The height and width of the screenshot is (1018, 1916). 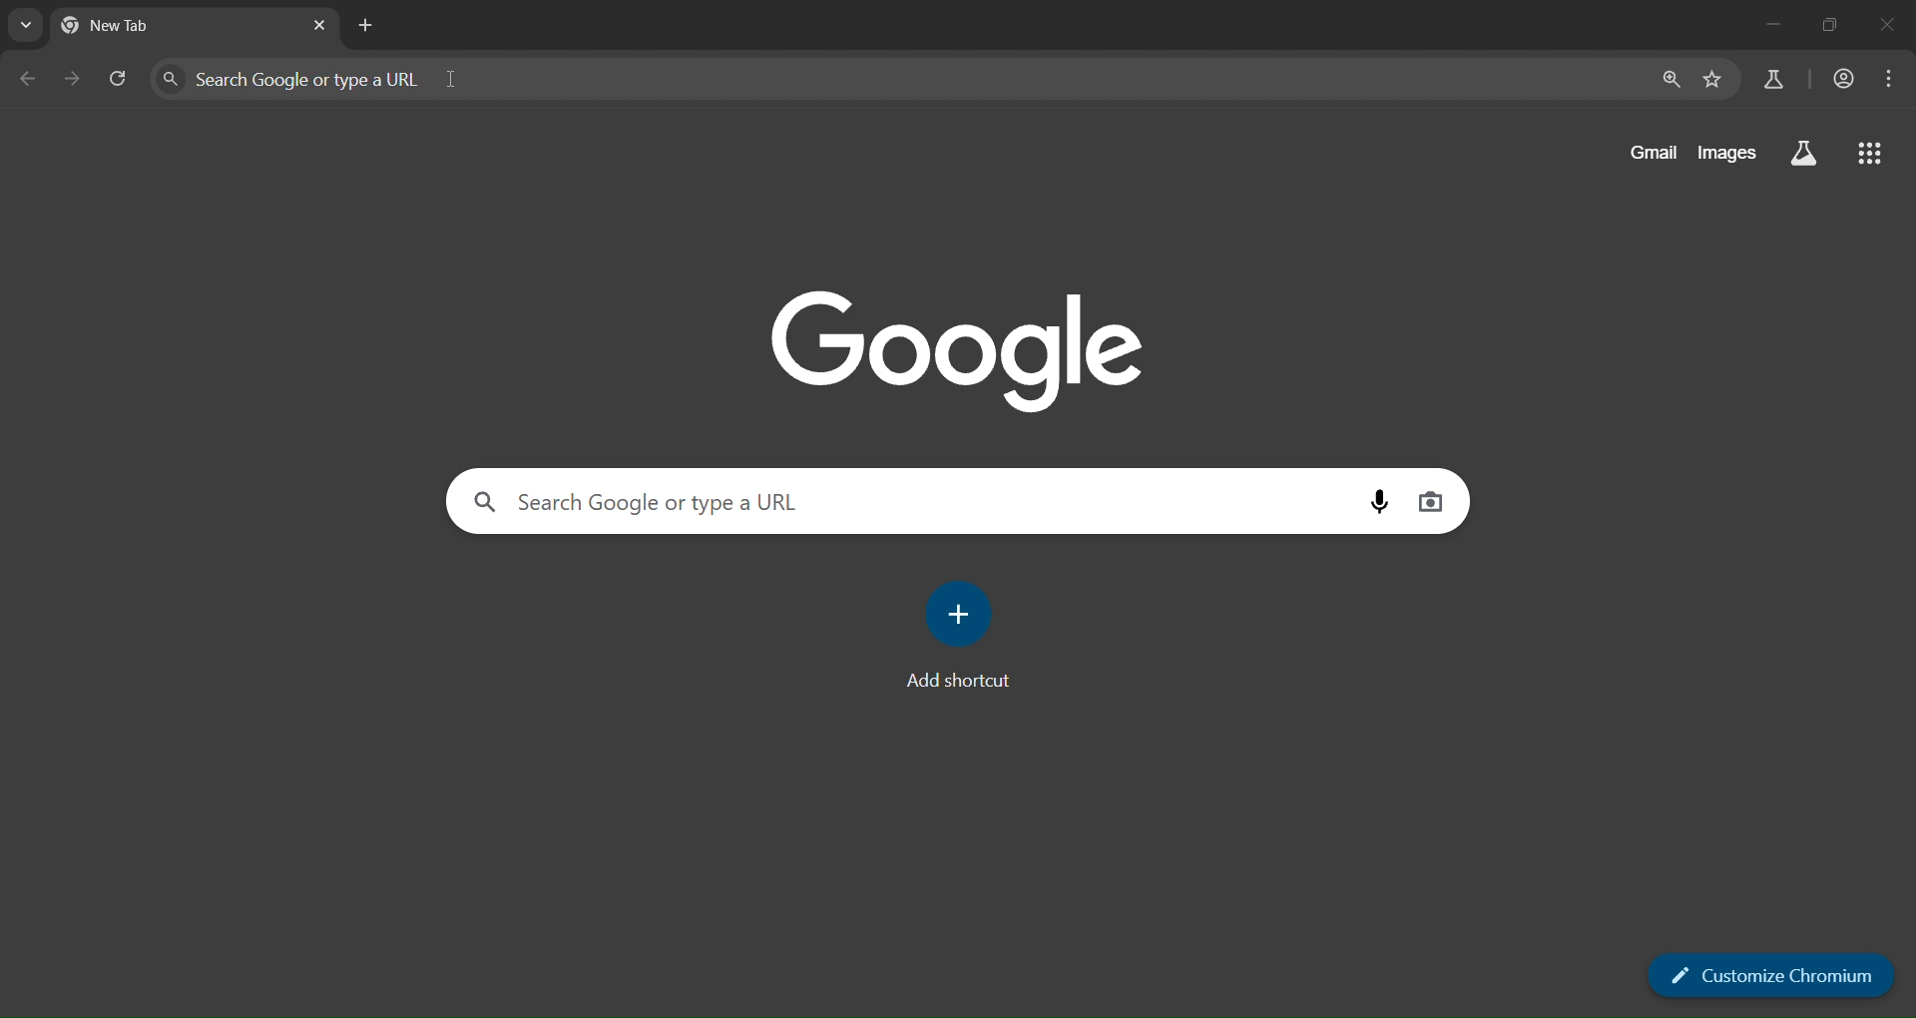 What do you see at coordinates (1730, 152) in the screenshot?
I see `images` at bounding box center [1730, 152].